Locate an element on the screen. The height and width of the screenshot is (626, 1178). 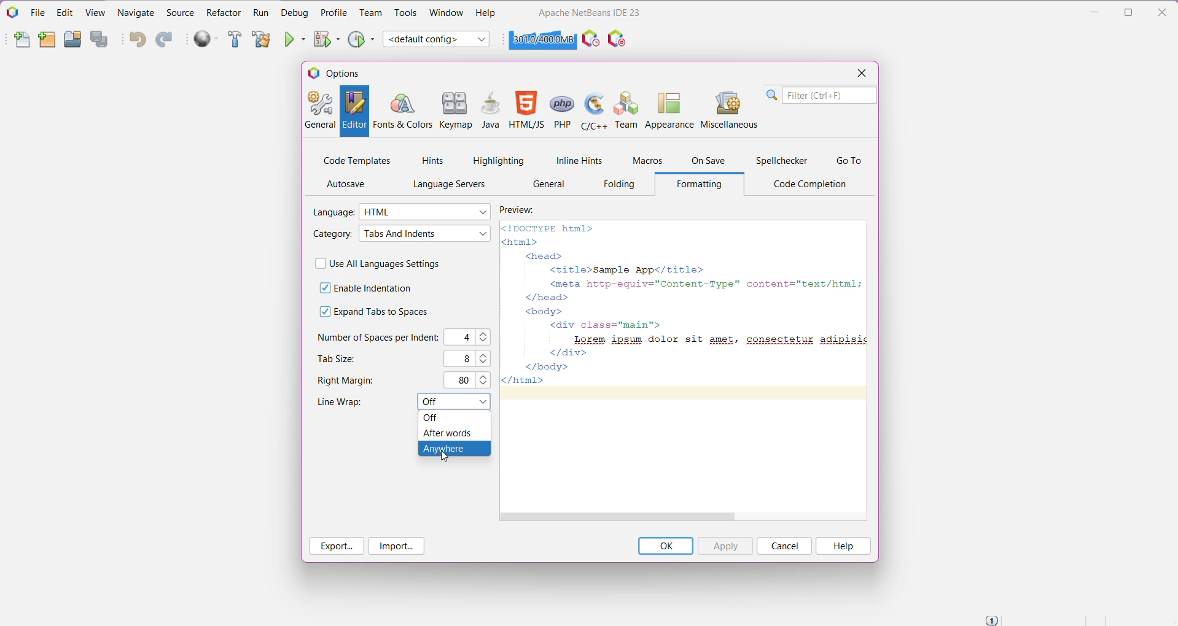
Spellchecker is located at coordinates (783, 161).